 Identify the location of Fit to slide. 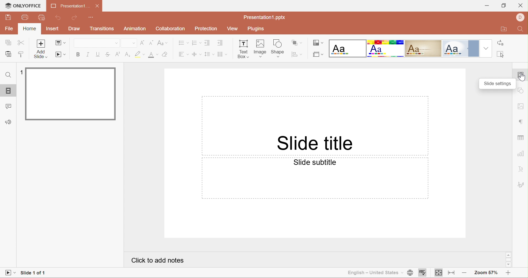
(439, 273).